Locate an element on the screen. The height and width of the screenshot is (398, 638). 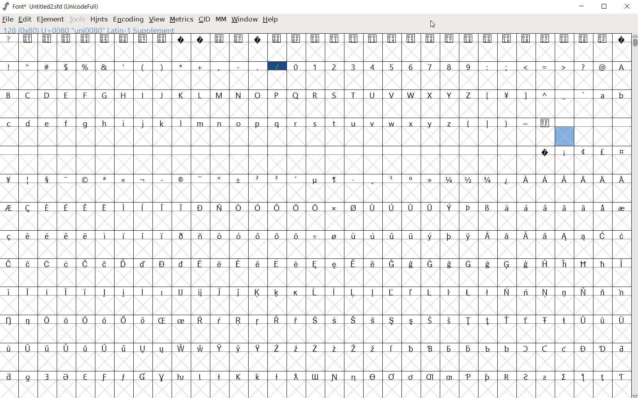
glyph is located at coordinates (373, 123).